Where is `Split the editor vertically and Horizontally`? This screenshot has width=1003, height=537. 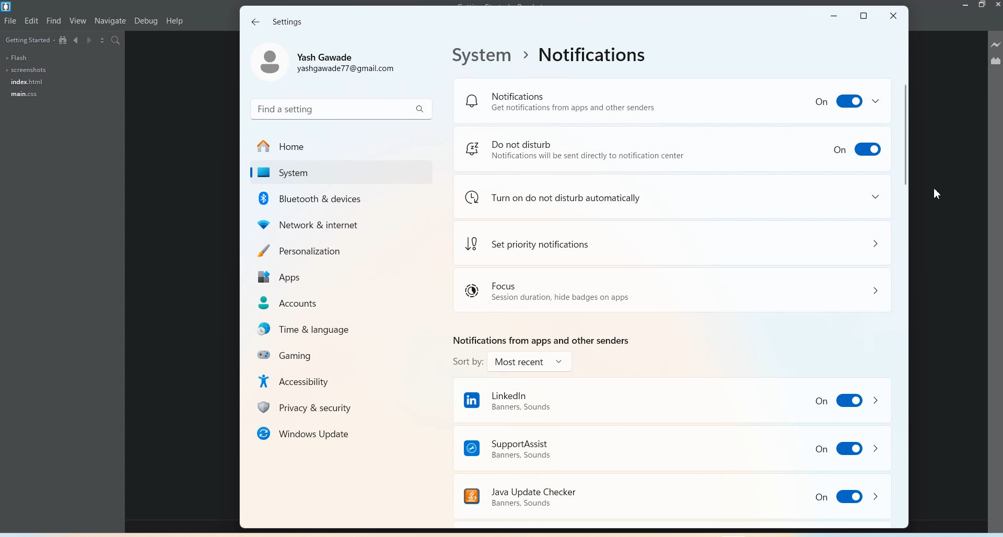 Split the editor vertically and Horizontally is located at coordinates (103, 41).